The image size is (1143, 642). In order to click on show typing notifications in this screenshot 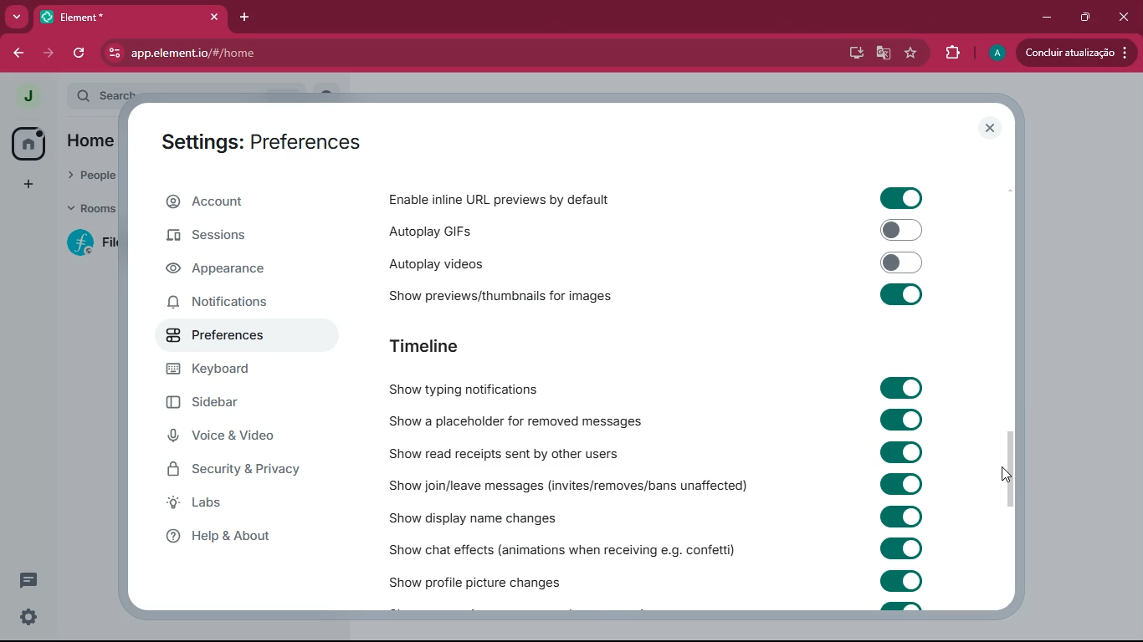, I will do `click(477, 389)`.